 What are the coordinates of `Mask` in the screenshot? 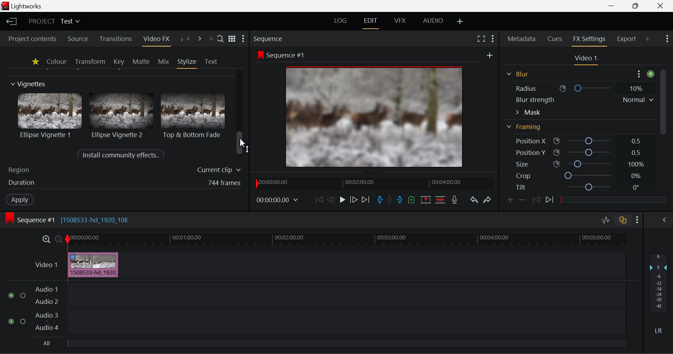 It's located at (528, 112).